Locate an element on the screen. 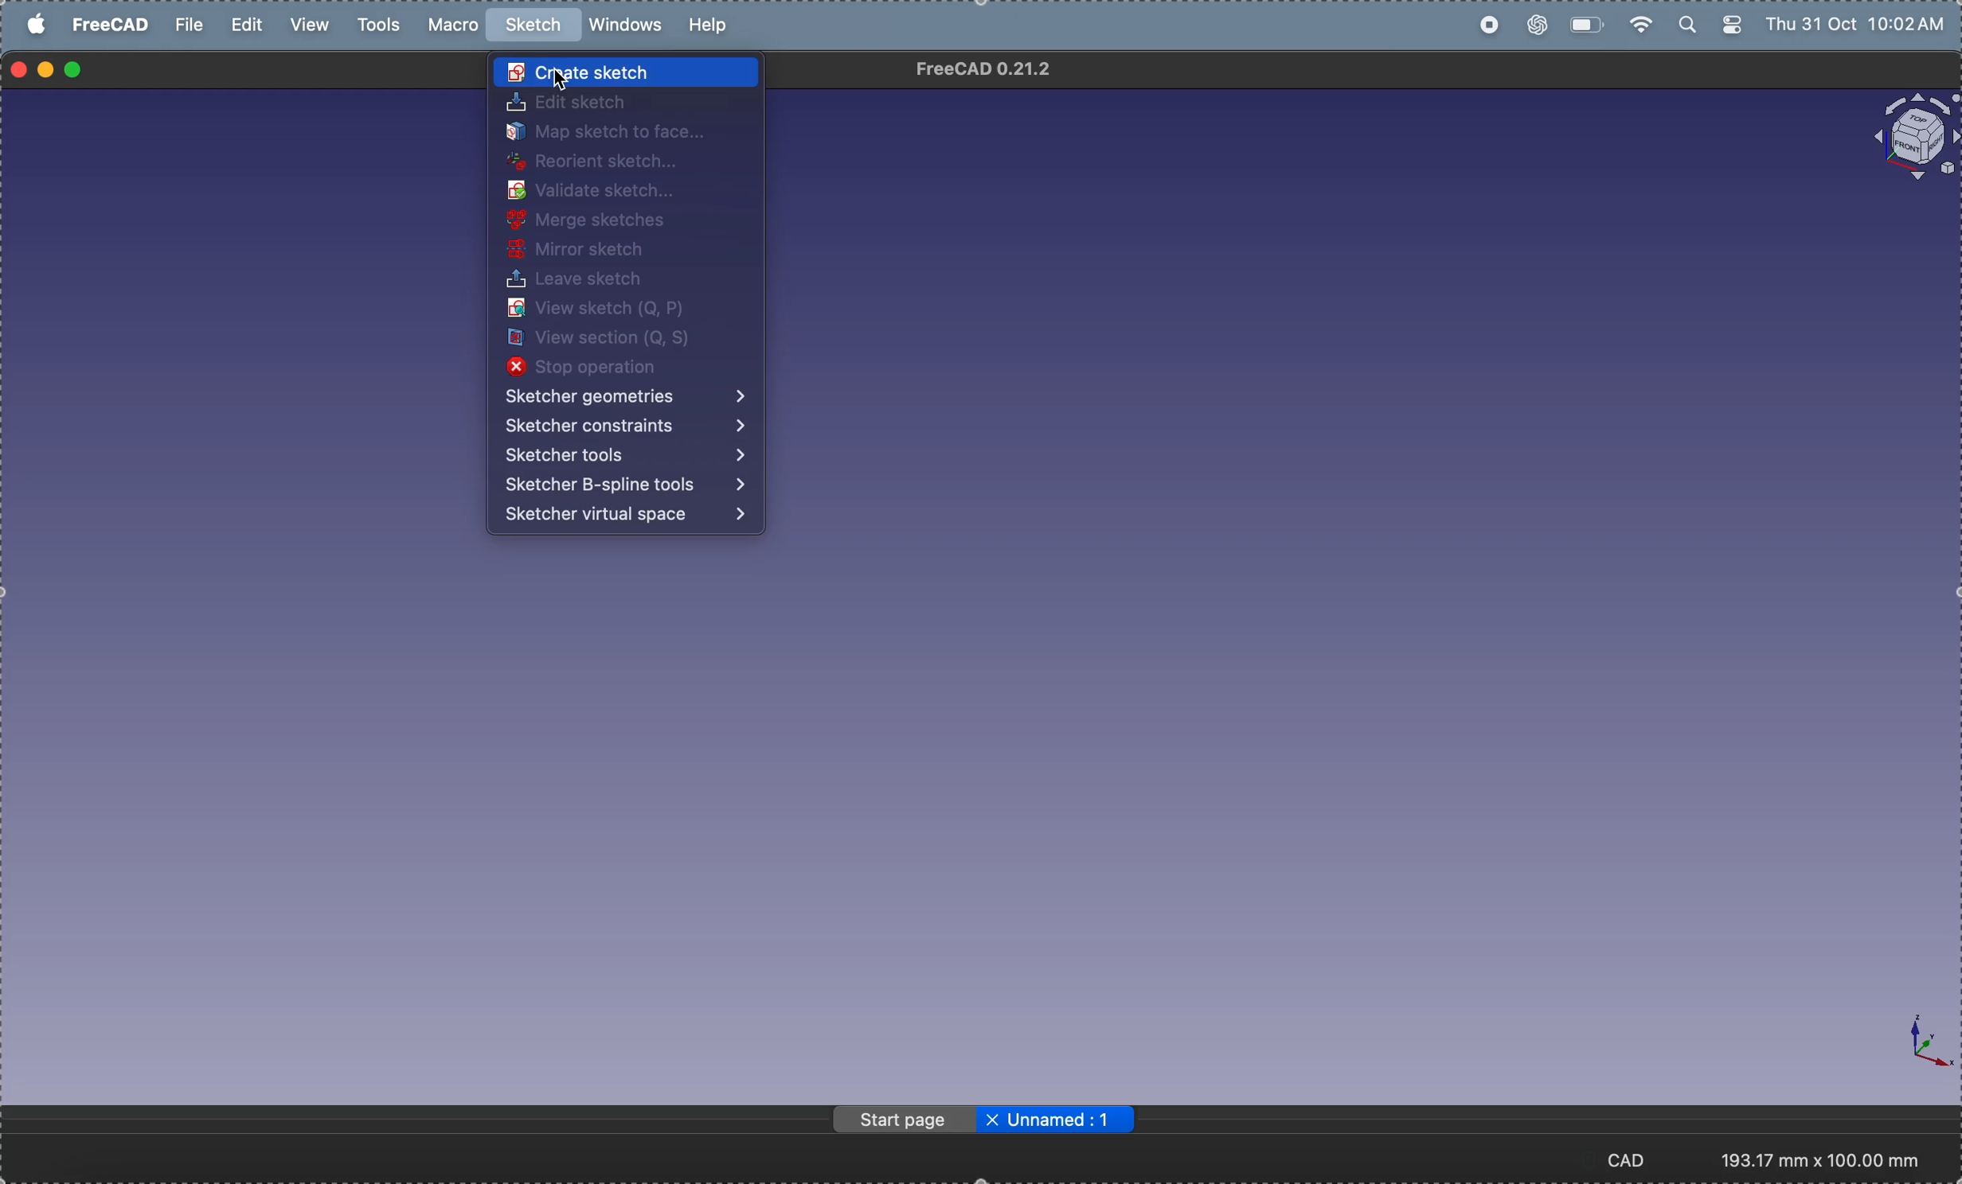  sketcher Bspline is located at coordinates (625, 483).